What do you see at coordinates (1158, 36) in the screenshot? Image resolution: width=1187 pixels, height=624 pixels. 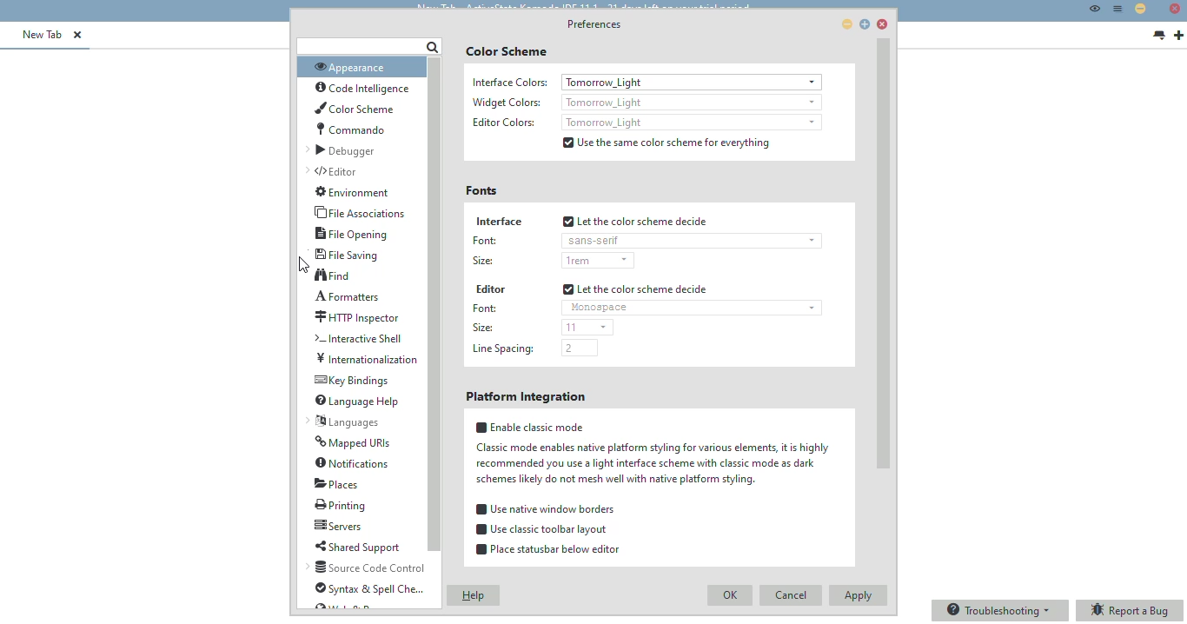 I see `list all tabs` at bounding box center [1158, 36].